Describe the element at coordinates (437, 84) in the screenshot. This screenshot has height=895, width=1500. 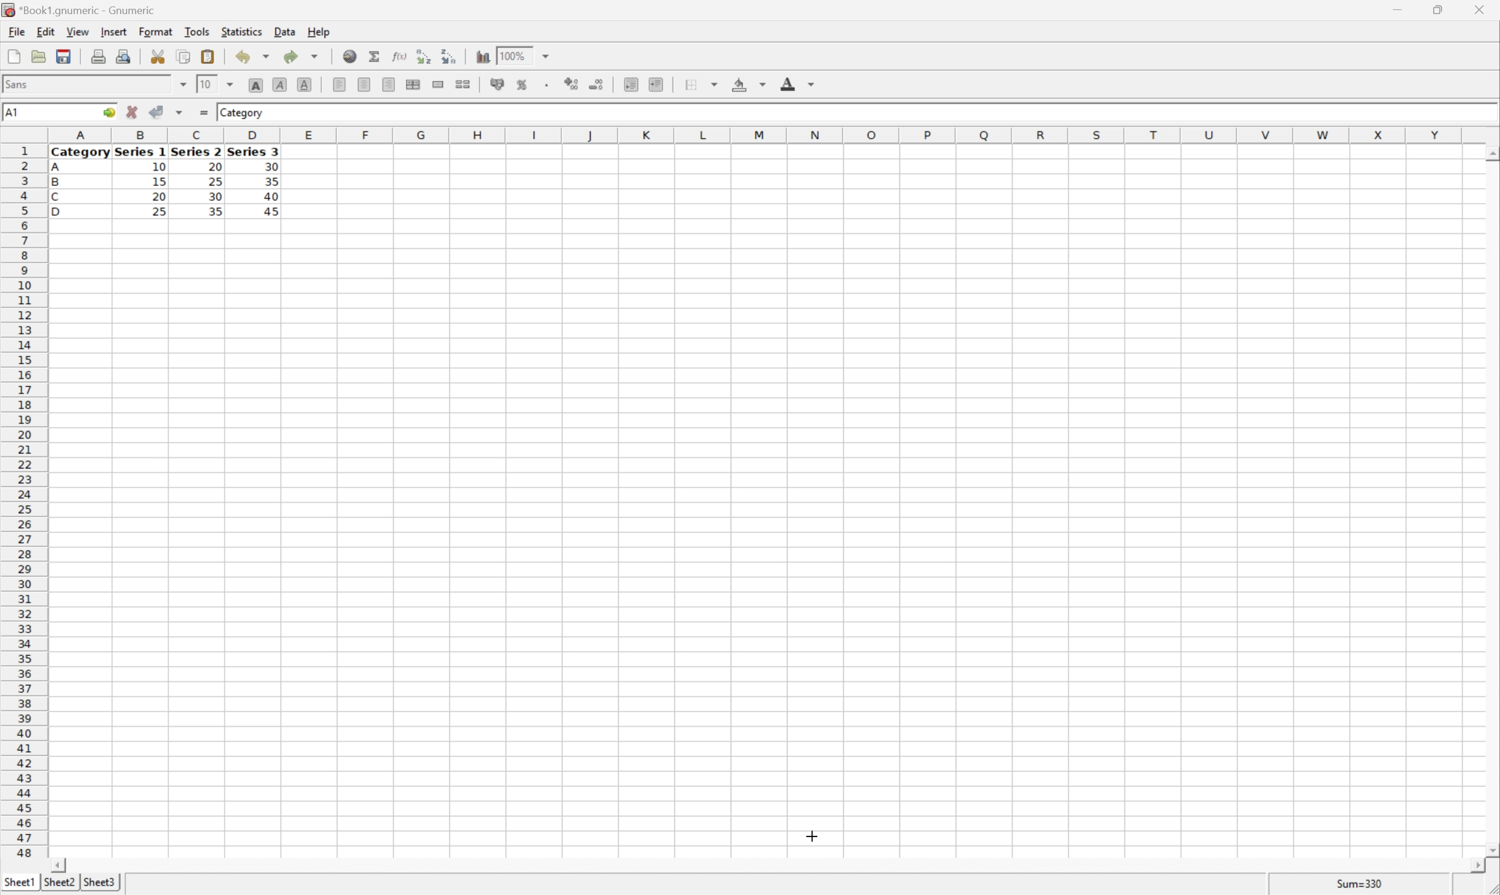
I see `Merge a range of cells` at that location.